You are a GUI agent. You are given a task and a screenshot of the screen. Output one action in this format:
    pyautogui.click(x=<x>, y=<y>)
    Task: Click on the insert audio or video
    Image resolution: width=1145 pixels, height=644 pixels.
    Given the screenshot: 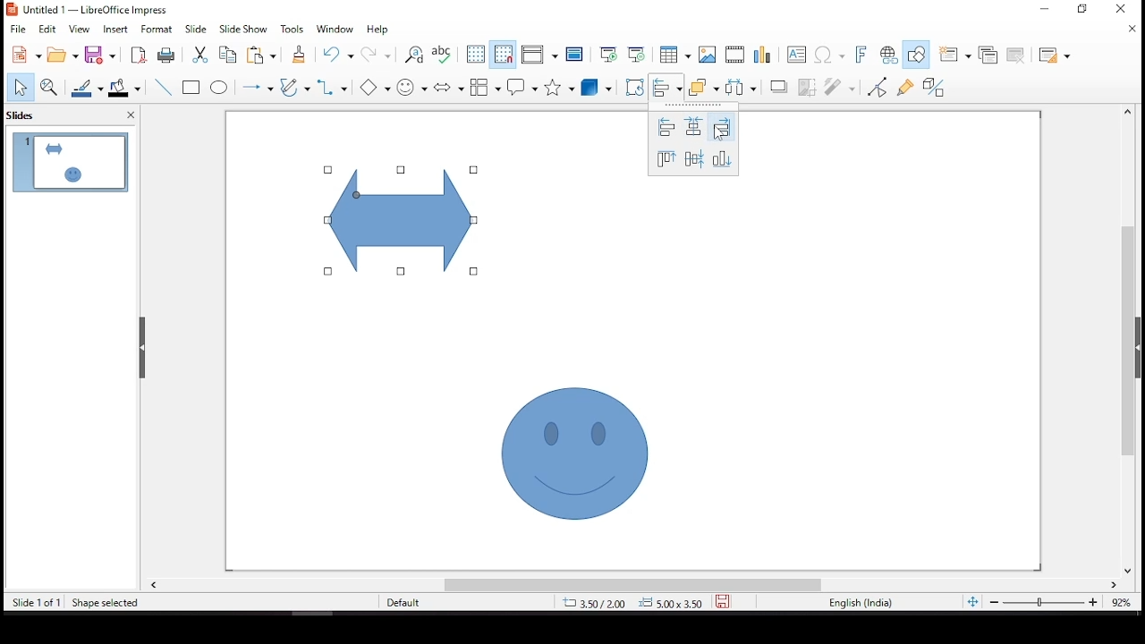 What is the action you would take?
    pyautogui.click(x=734, y=55)
    